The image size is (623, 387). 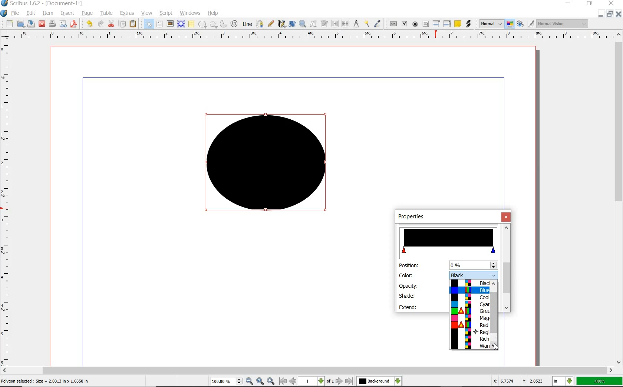 What do you see at coordinates (133, 24) in the screenshot?
I see `PASTE` at bounding box center [133, 24].